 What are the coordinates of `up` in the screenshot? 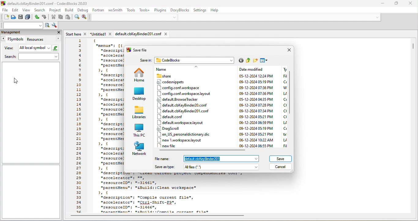 It's located at (197, 67).